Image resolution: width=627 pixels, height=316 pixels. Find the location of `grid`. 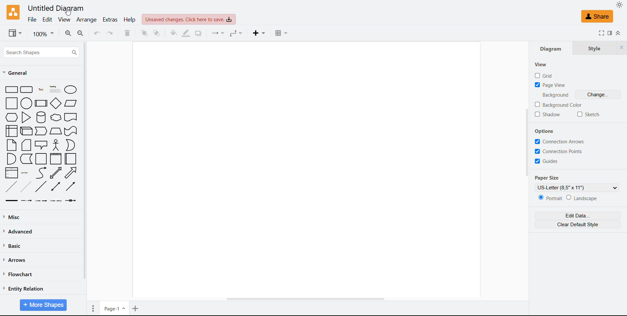

grid is located at coordinates (544, 75).